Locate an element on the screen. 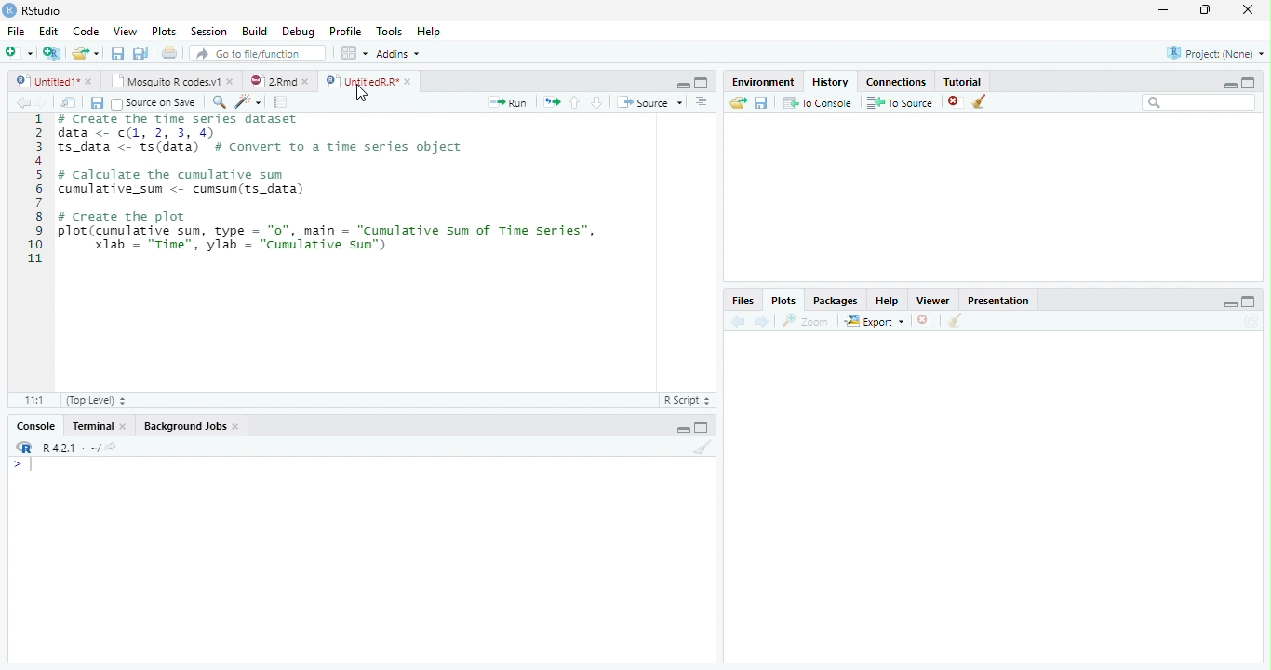 The width and height of the screenshot is (1271, 670). pages is located at coordinates (278, 104).